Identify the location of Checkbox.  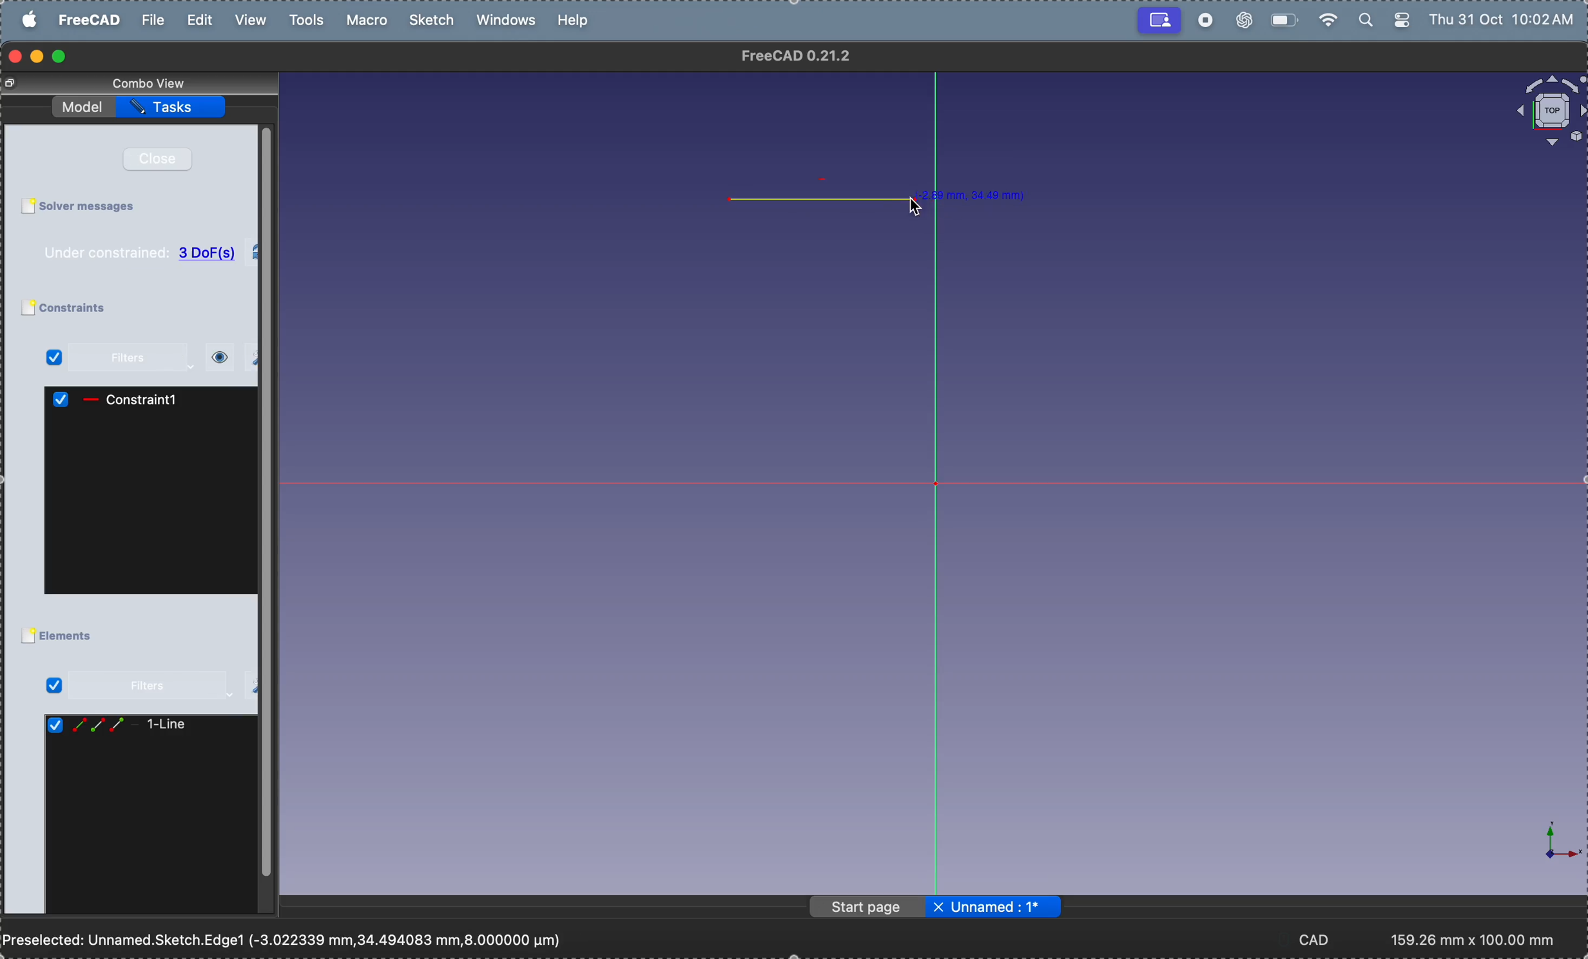
(27, 637).